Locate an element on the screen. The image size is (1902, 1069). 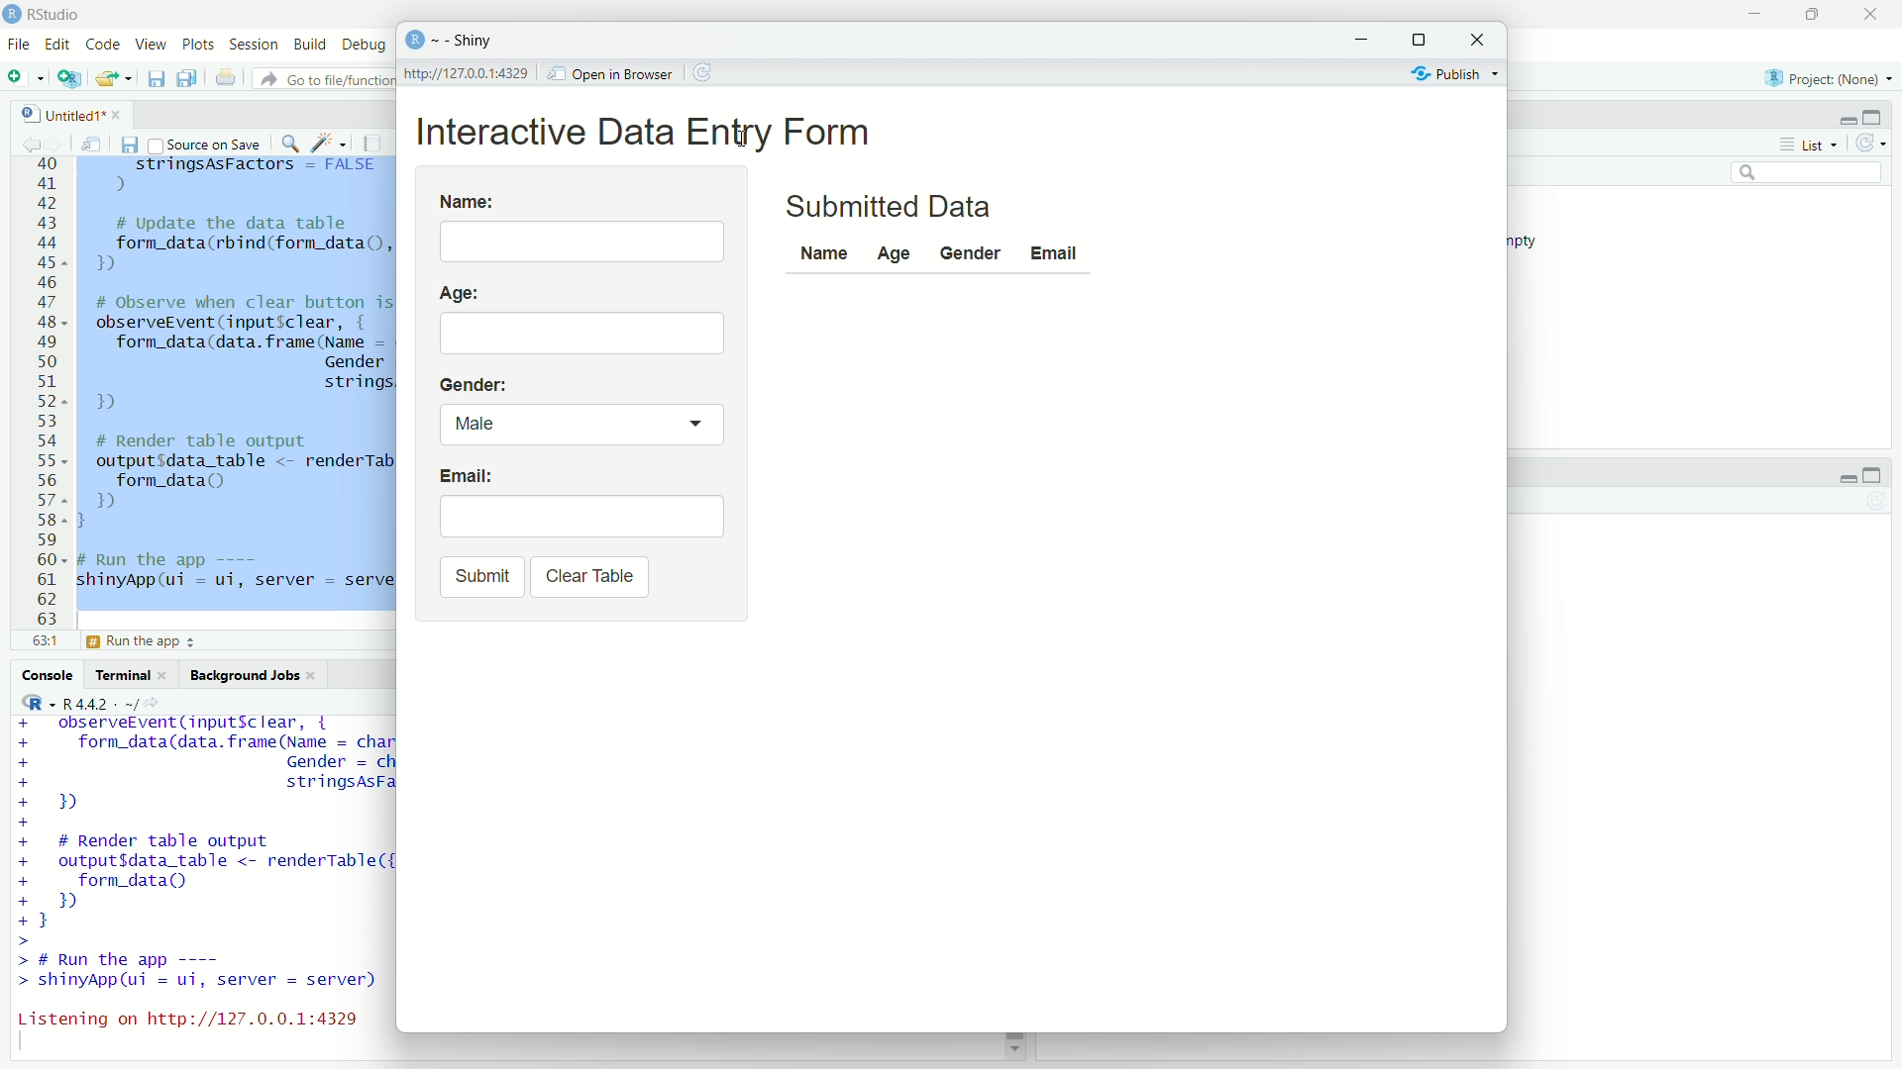
source on save is located at coordinates (204, 143).